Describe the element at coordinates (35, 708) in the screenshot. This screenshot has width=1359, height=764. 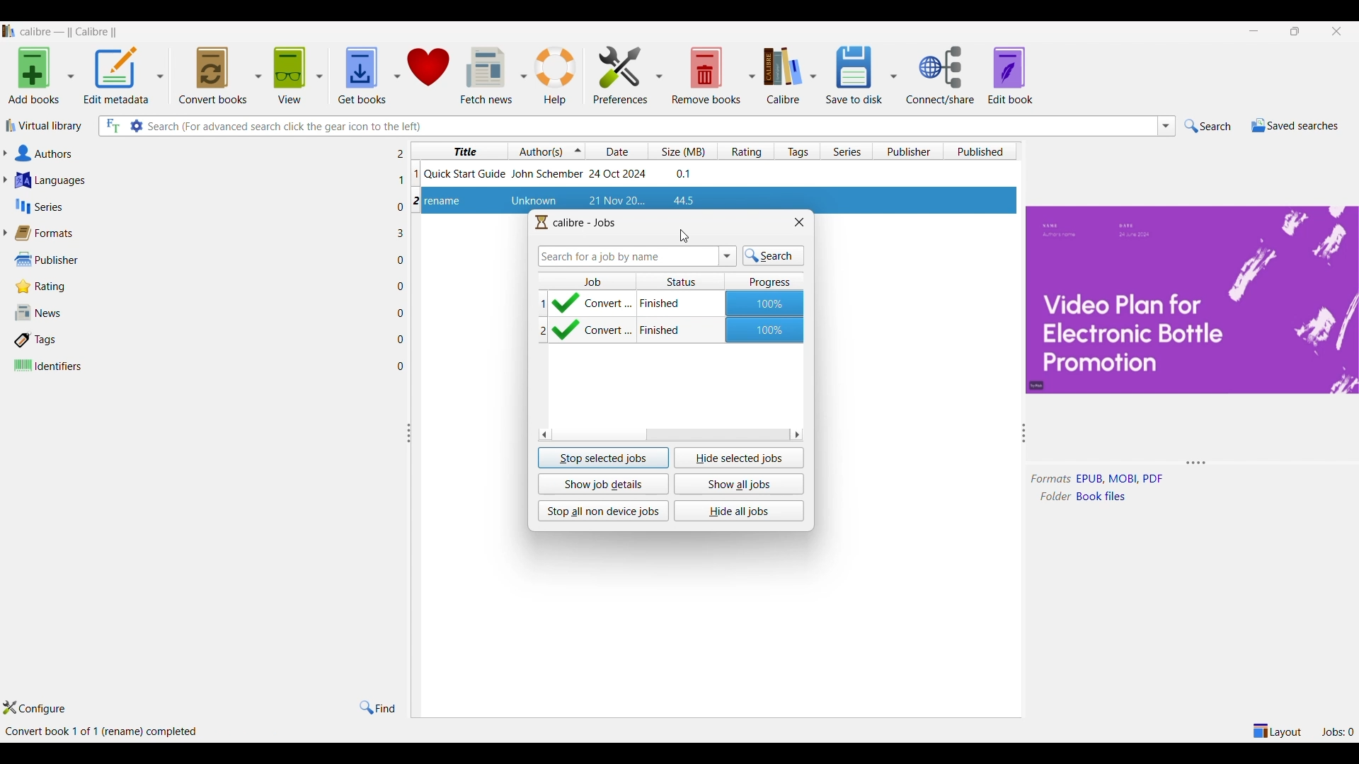
I see `Configure` at that location.